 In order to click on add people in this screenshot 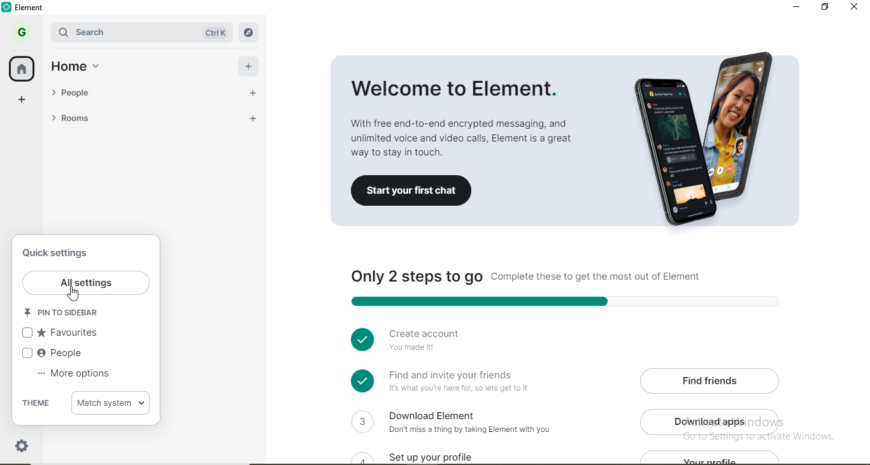, I will do `click(250, 92)`.